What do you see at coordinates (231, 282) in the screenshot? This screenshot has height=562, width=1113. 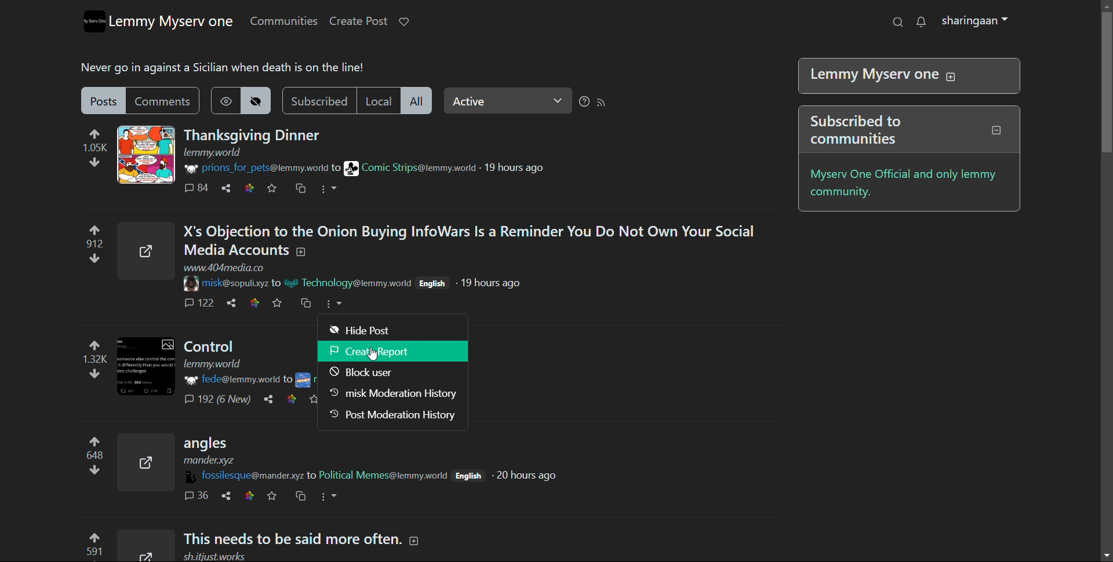 I see `username` at bounding box center [231, 282].